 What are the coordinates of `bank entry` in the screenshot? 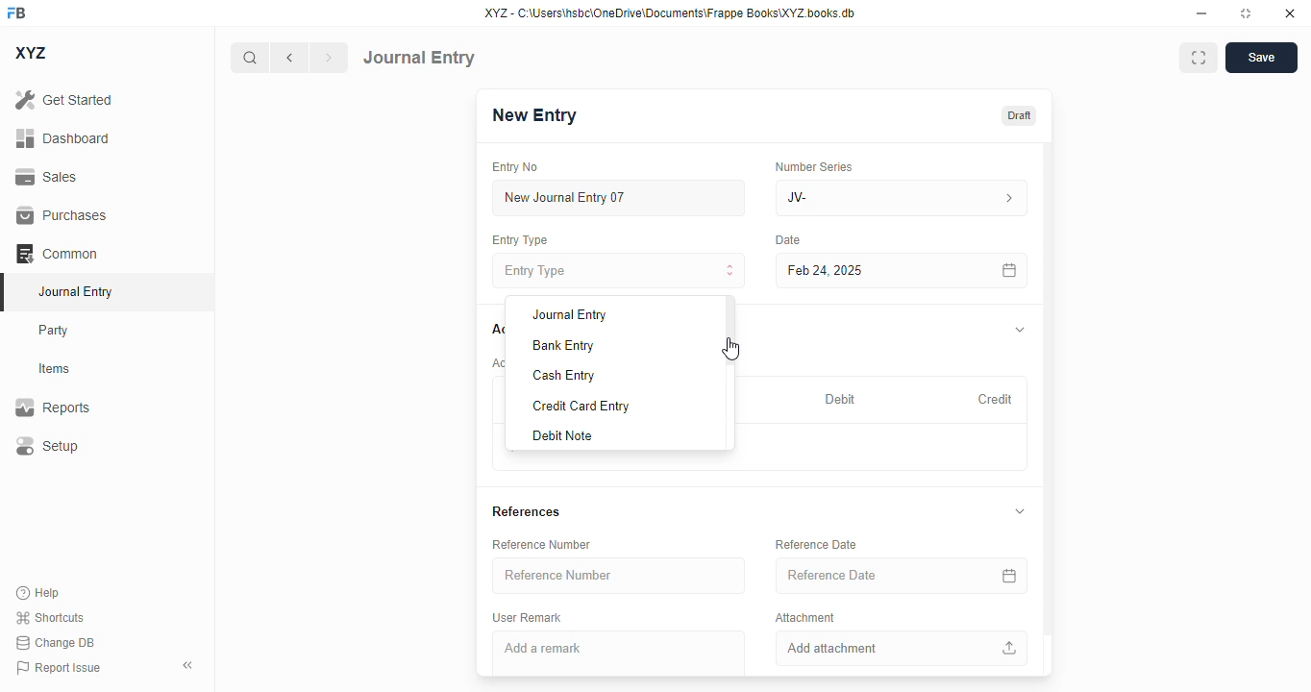 It's located at (563, 345).